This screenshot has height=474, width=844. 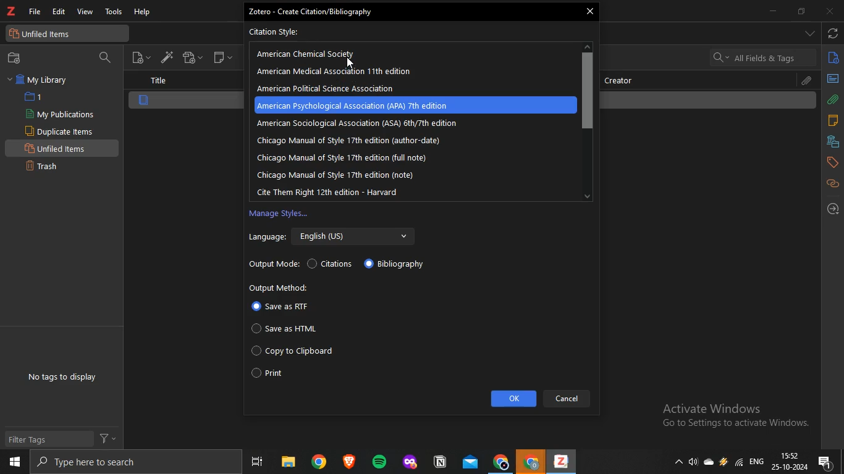 I want to click on Bibliography, so click(x=400, y=265).